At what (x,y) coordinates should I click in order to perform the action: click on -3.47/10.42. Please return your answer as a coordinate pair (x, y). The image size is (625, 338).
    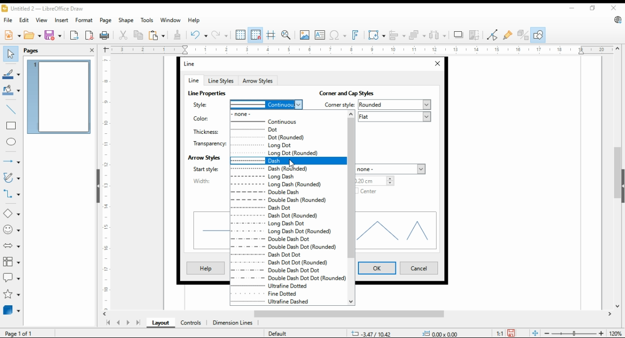
    Looking at the image, I should click on (371, 334).